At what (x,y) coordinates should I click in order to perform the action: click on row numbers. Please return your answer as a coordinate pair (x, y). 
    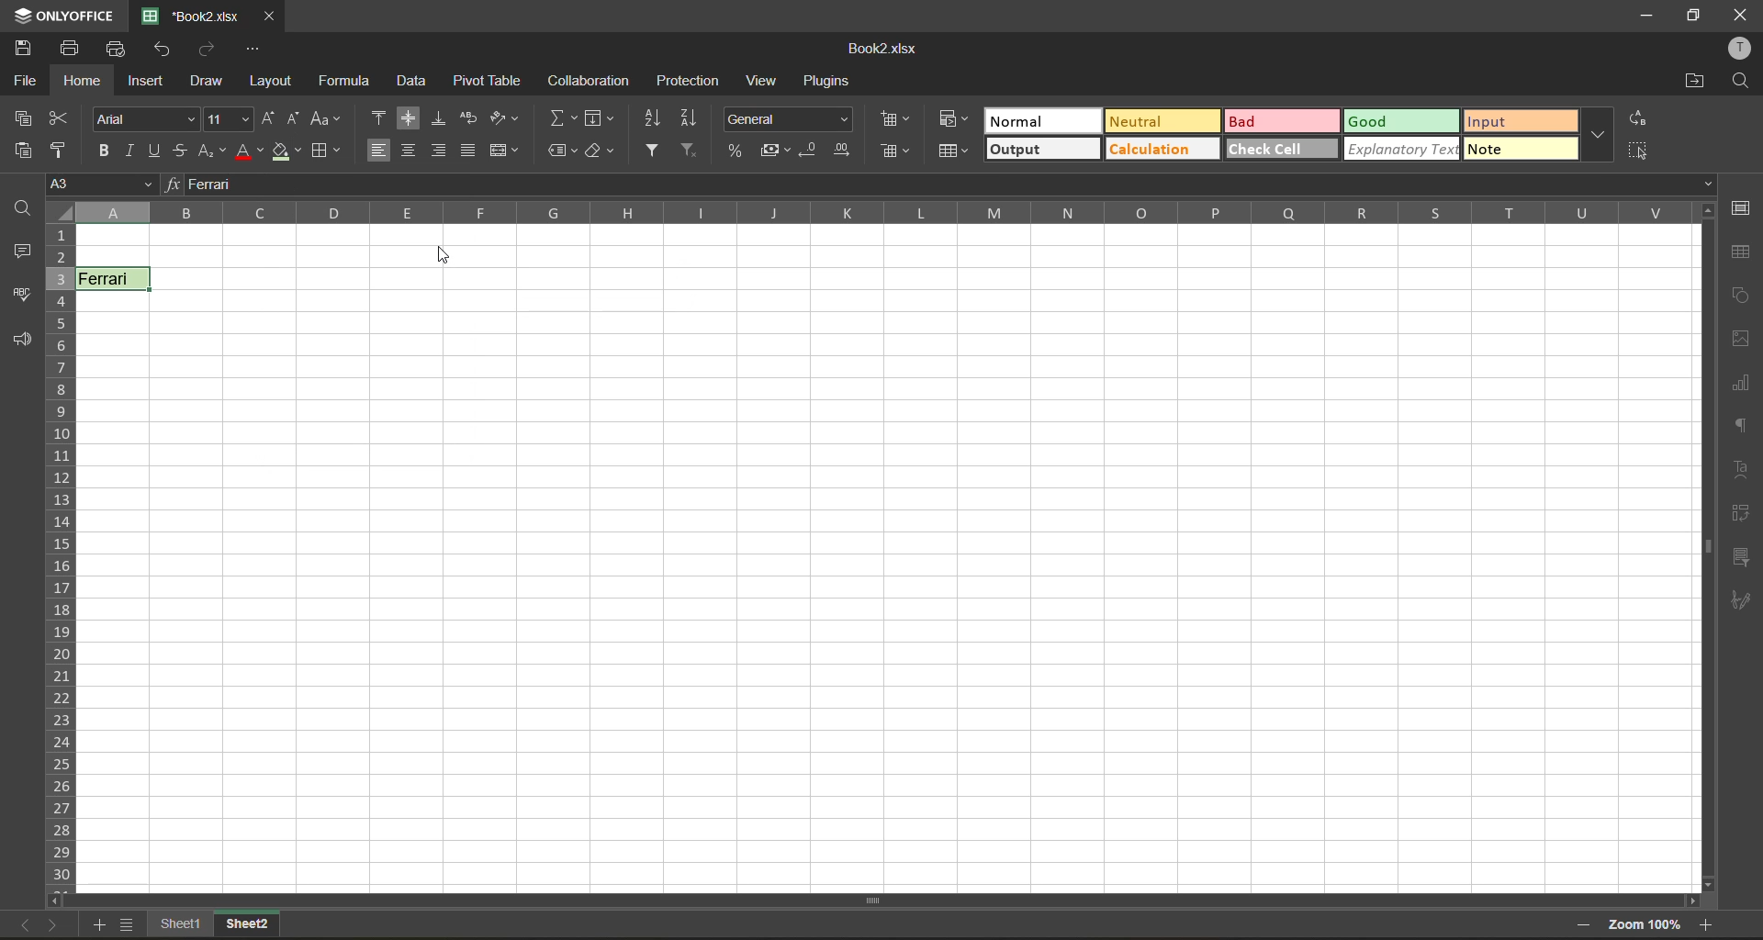
    Looking at the image, I should click on (61, 554).